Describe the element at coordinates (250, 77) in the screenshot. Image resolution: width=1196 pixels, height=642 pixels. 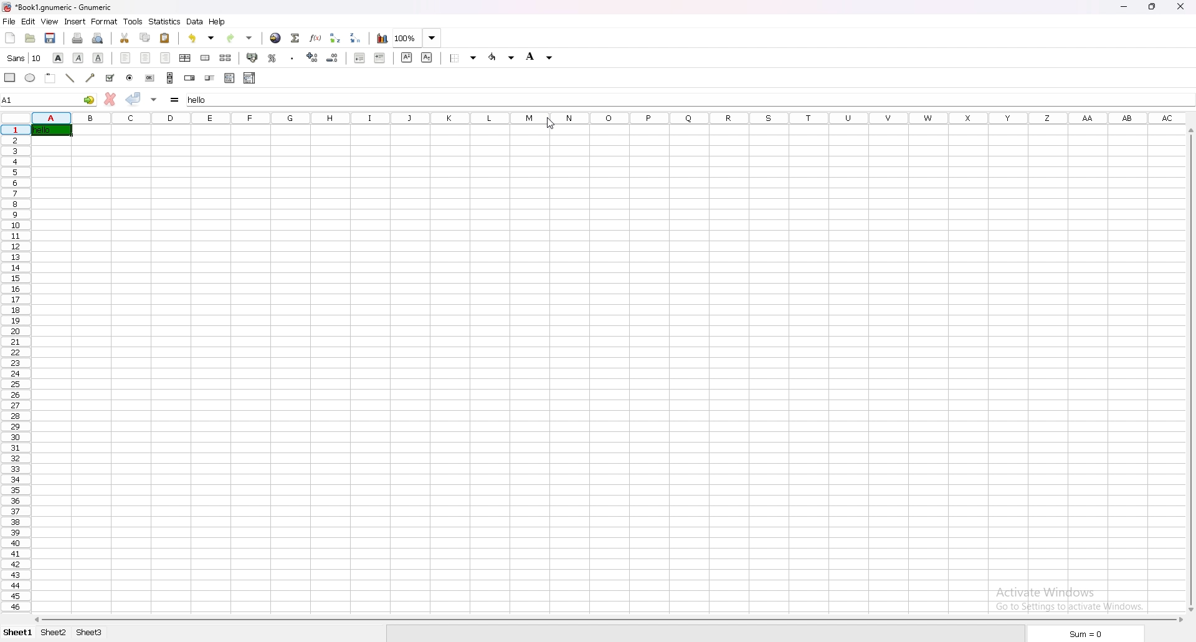
I see `combo box` at that location.